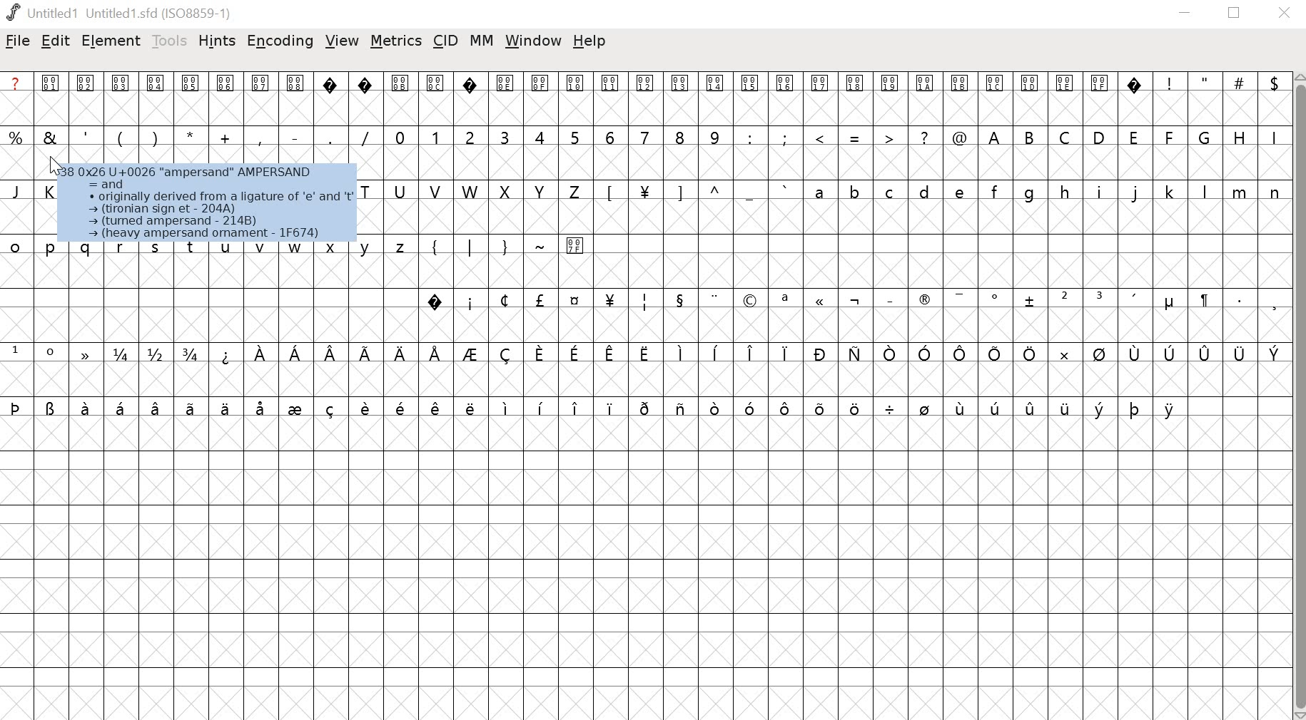  Describe the element at coordinates (1030, 353) in the screenshot. I see `symbol` at that location.